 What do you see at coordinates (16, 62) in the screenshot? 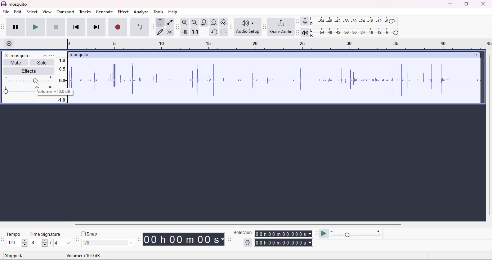
I see `mute` at bounding box center [16, 62].